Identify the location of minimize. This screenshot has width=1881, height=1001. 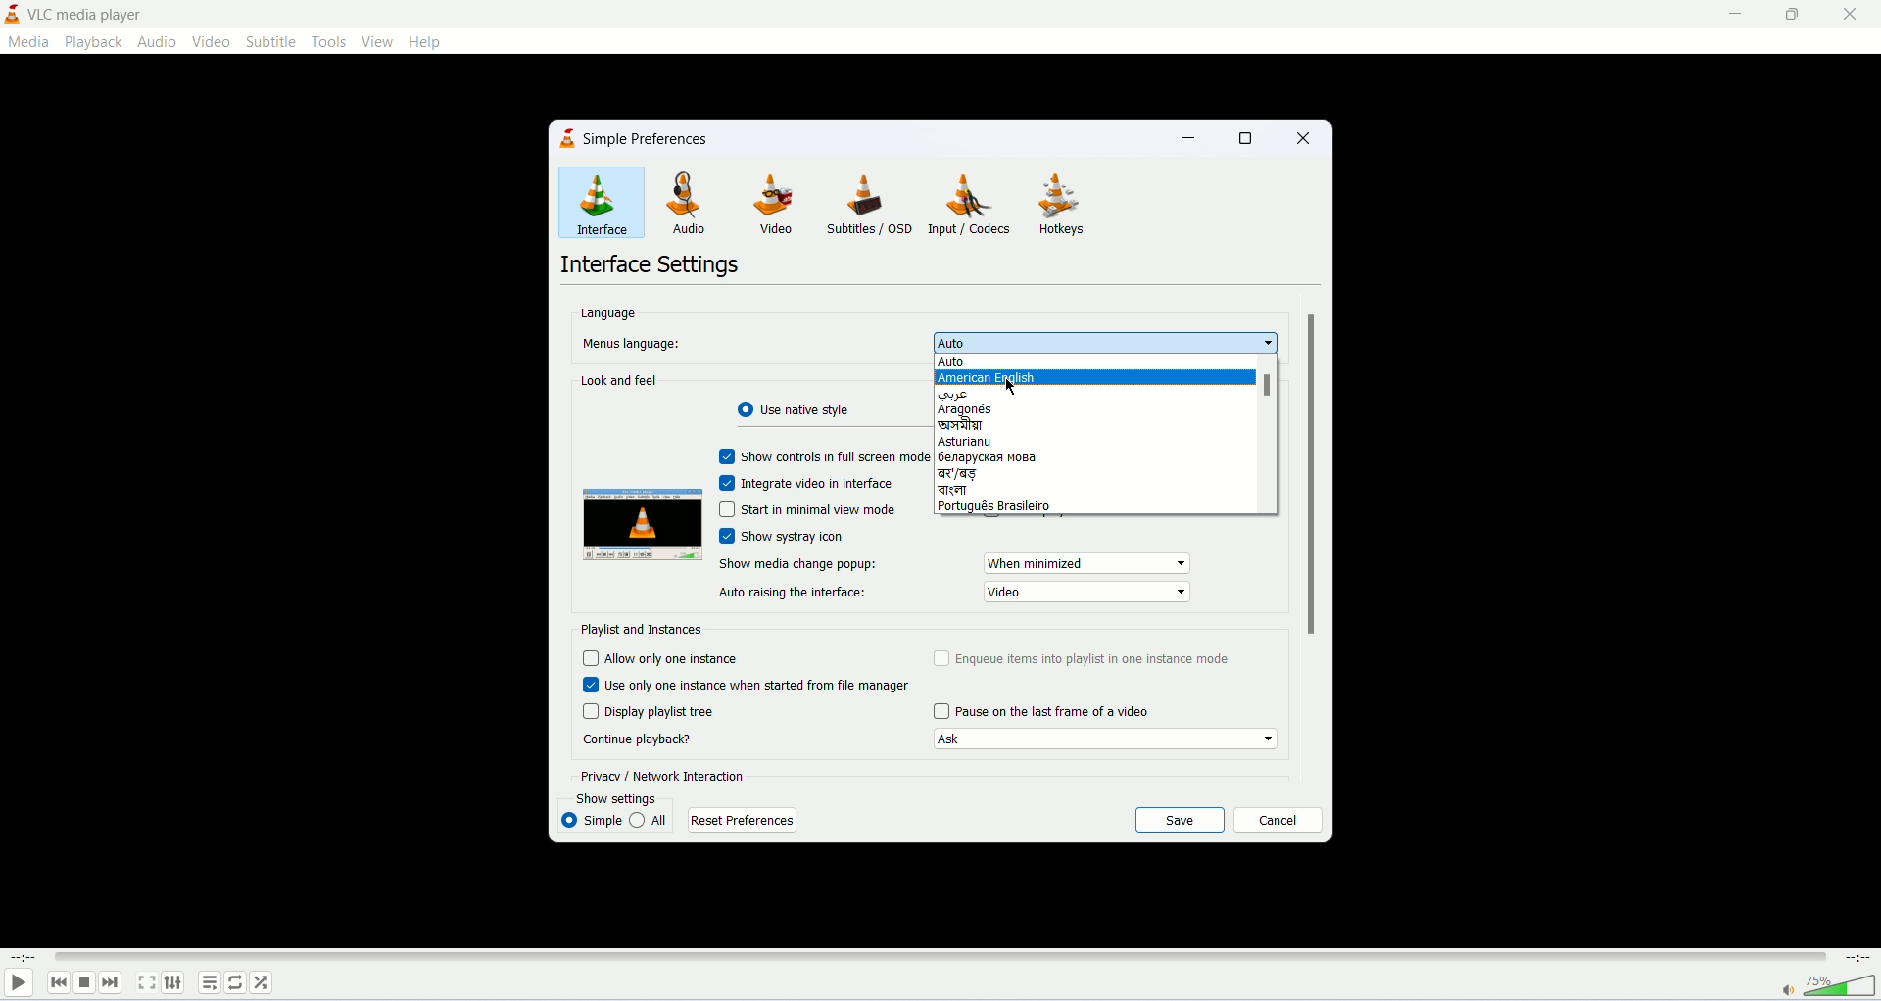
(1193, 141).